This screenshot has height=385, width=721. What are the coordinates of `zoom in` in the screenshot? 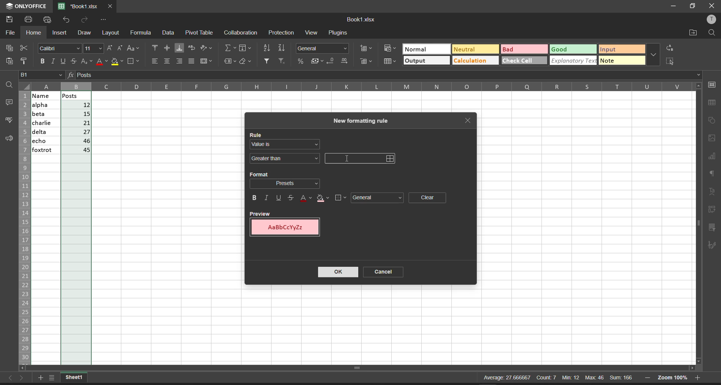 It's located at (699, 377).